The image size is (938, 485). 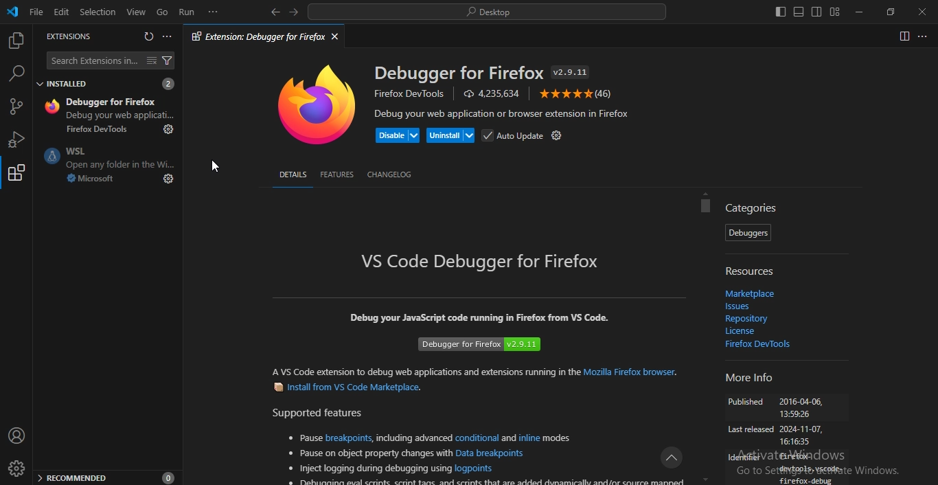 I want to click on vscode icon, so click(x=12, y=12).